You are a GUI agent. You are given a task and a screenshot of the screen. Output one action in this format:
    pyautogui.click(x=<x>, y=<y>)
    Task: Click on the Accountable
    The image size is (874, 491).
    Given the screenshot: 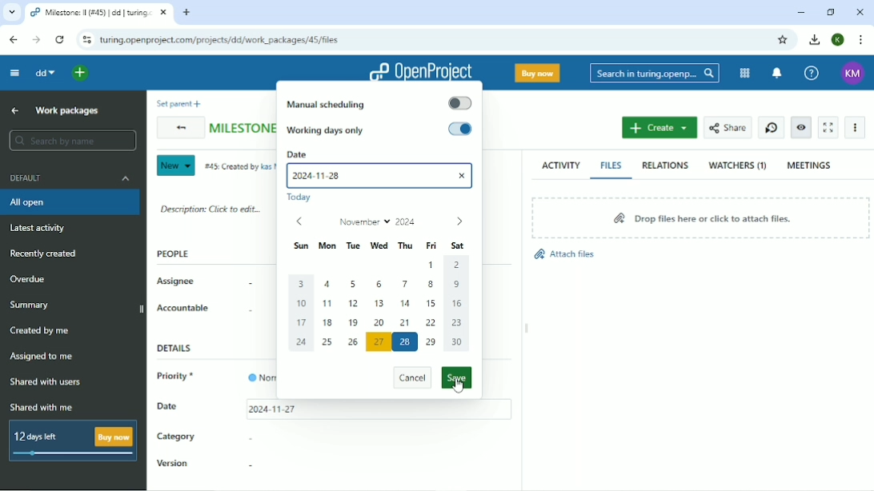 What is the action you would take?
    pyautogui.click(x=183, y=308)
    